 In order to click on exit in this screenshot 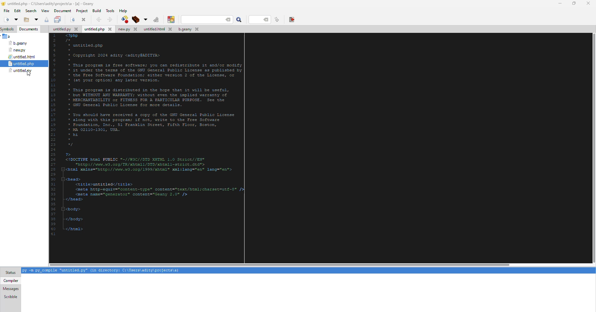, I will do `click(290, 20)`.